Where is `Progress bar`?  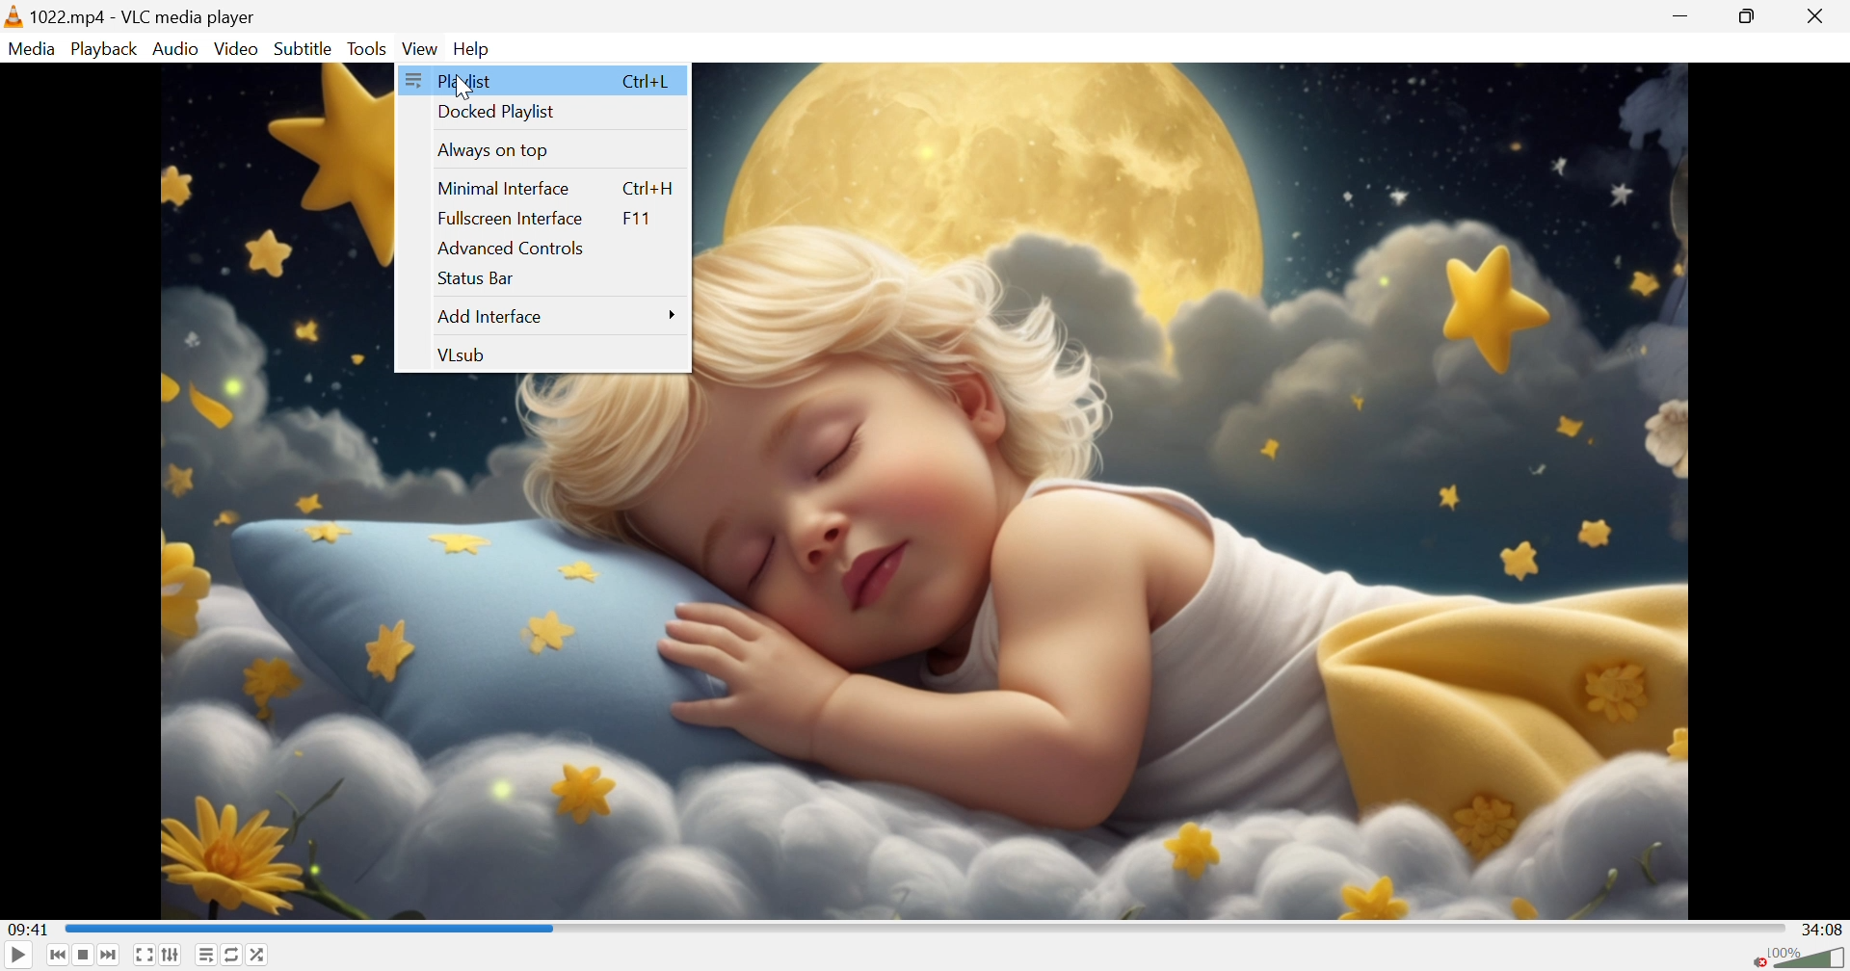
Progress bar is located at coordinates (928, 932).